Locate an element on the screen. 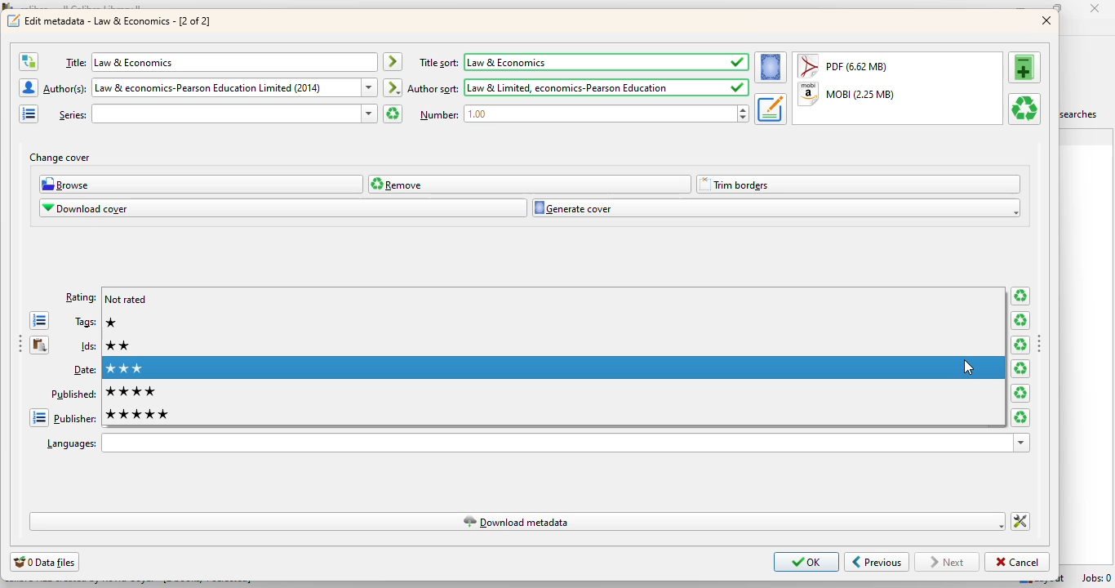 Image resolution: width=1115 pixels, height=588 pixels. tags:  is located at coordinates (85, 322).